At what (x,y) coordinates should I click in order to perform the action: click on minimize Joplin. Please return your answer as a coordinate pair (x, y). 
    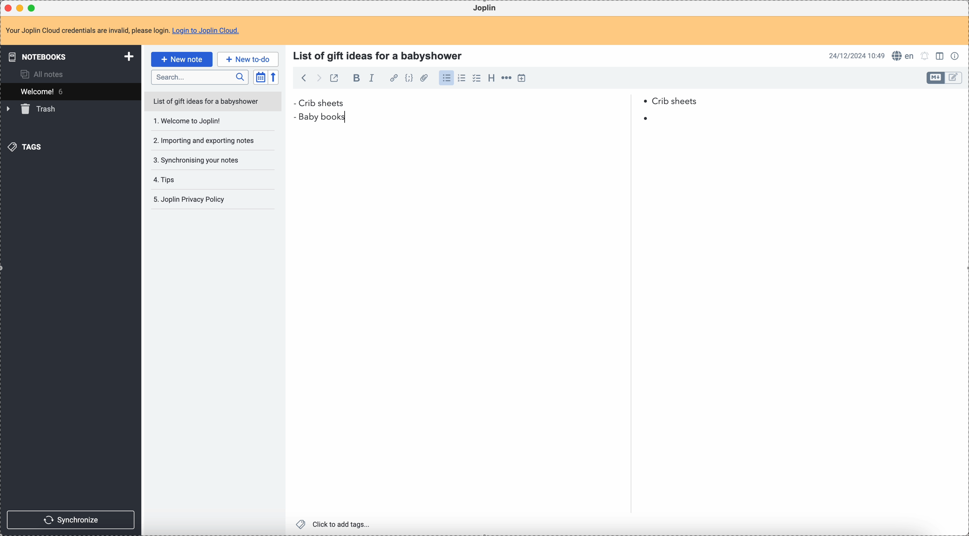
    Looking at the image, I should click on (21, 8).